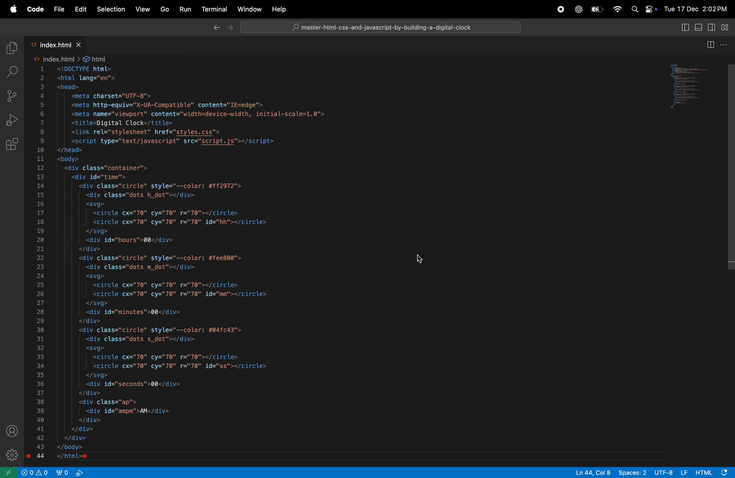  I want to click on spaces 2, so click(632, 472).